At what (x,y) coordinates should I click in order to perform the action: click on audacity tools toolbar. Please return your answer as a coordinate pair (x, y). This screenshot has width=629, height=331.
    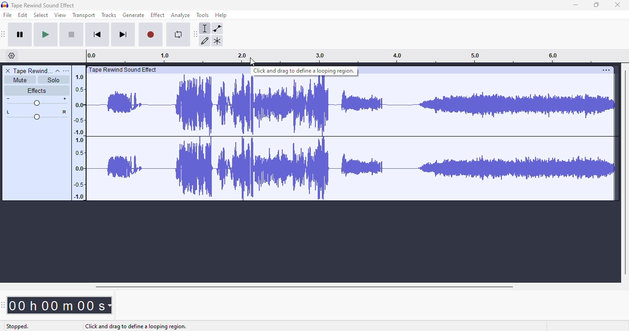
    Looking at the image, I should click on (196, 34).